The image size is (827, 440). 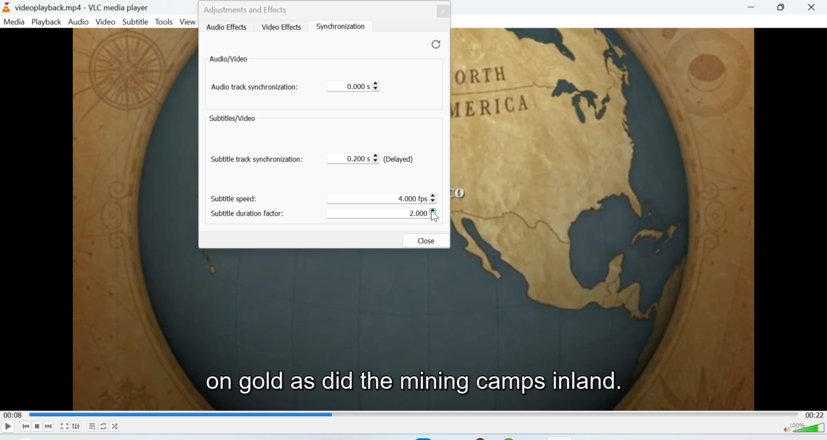 What do you see at coordinates (76, 426) in the screenshot?
I see `Extended settings` at bounding box center [76, 426].